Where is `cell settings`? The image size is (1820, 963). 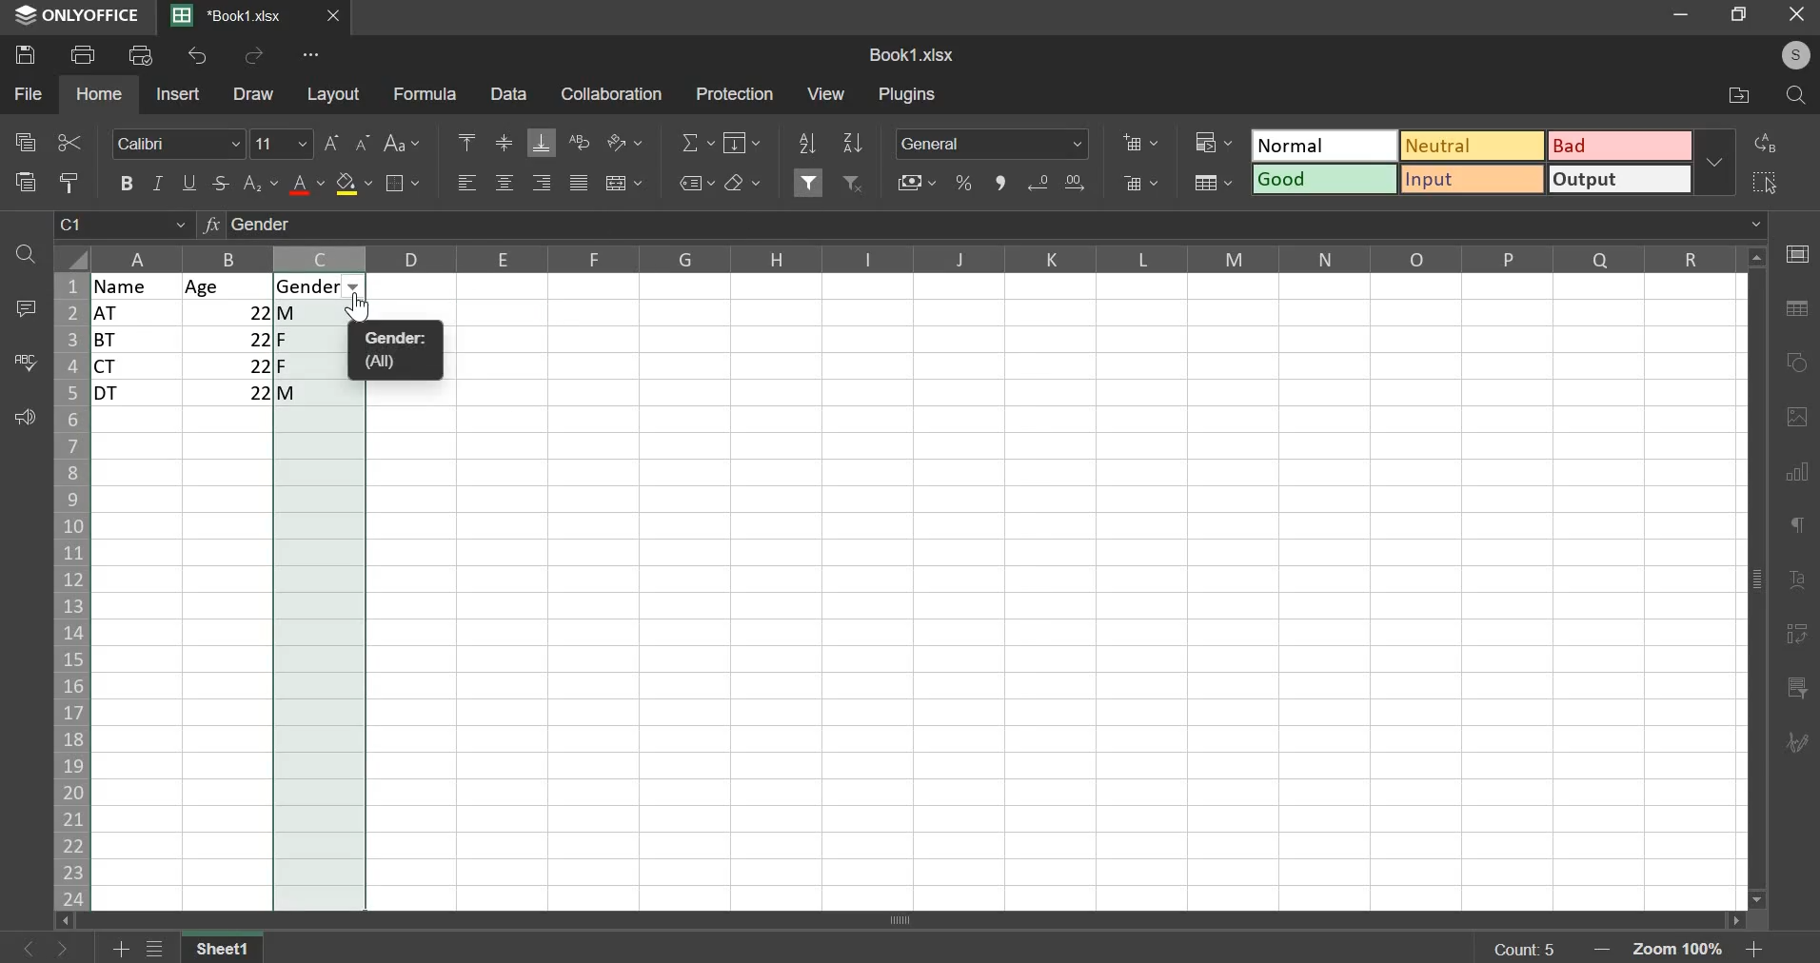
cell settings is located at coordinates (1797, 253).